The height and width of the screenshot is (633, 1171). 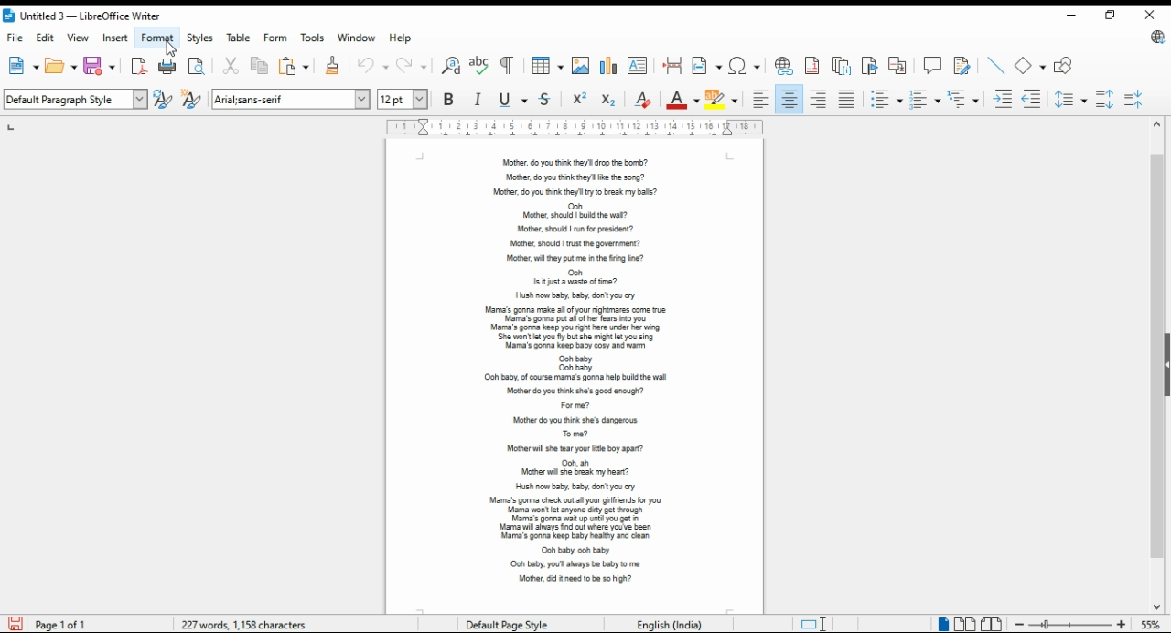 I want to click on scroll bar, so click(x=1156, y=365).